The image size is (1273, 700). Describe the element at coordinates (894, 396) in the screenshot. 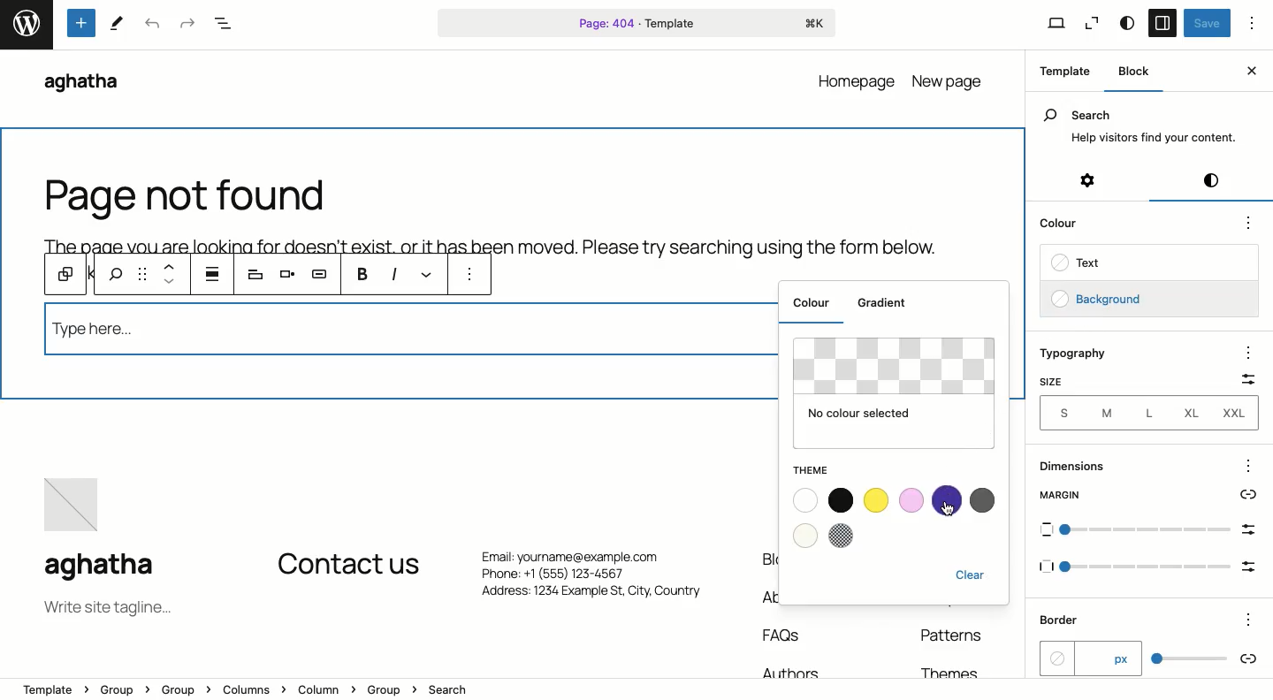

I see `No color selected` at that location.